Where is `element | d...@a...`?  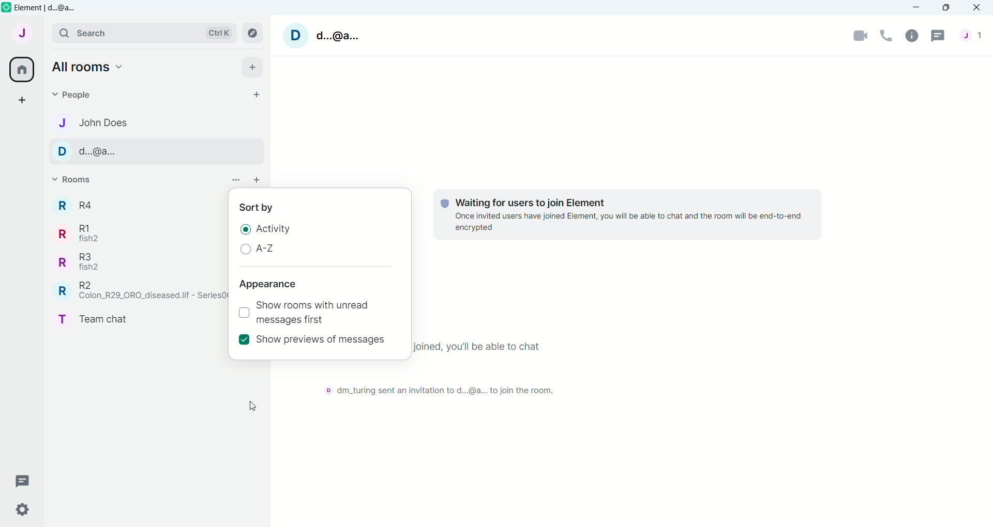 element | d...@a... is located at coordinates (50, 7).